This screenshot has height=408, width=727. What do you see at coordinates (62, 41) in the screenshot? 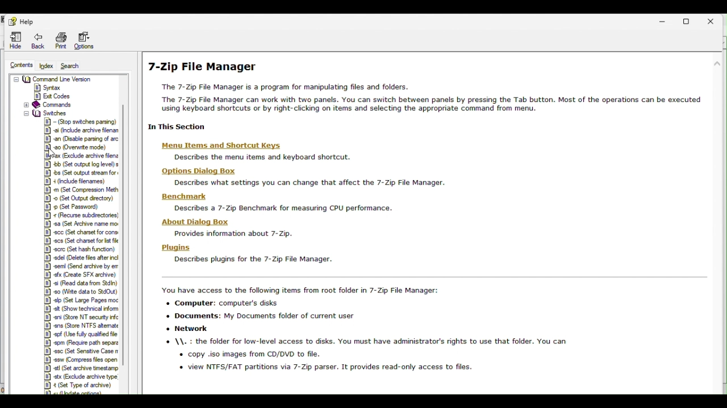
I see `Print` at bounding box center [62, 41].